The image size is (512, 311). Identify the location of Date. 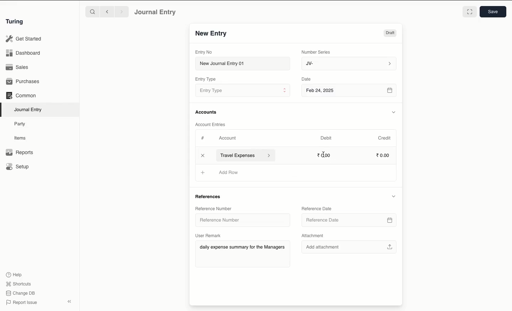
(307, 79).